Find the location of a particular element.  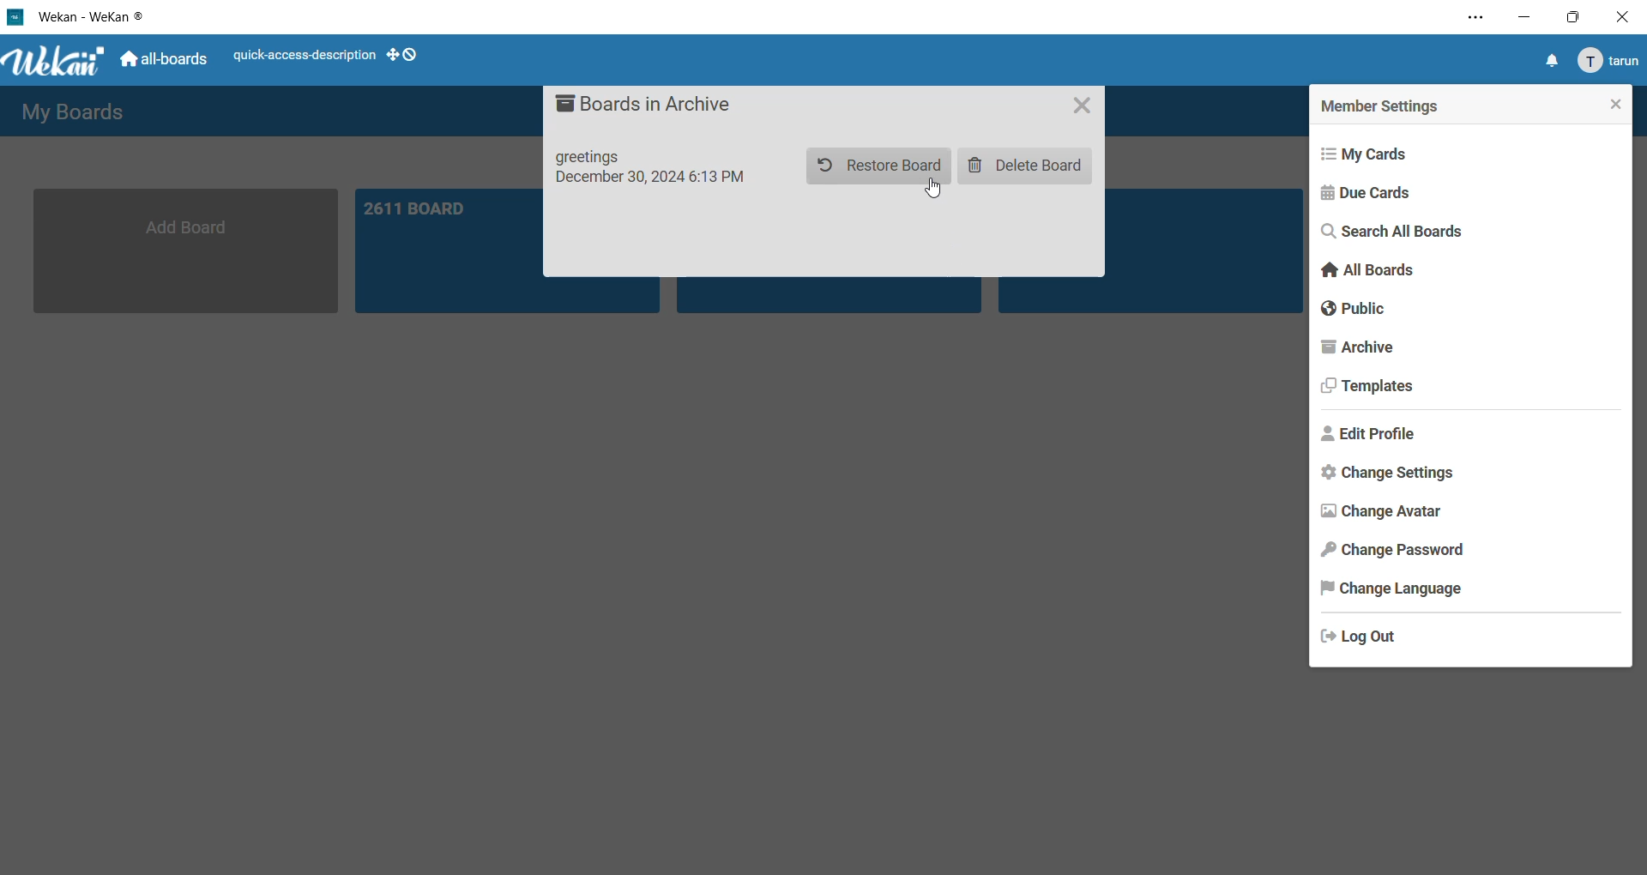

change avatar is located at coordinates (1379, 510).